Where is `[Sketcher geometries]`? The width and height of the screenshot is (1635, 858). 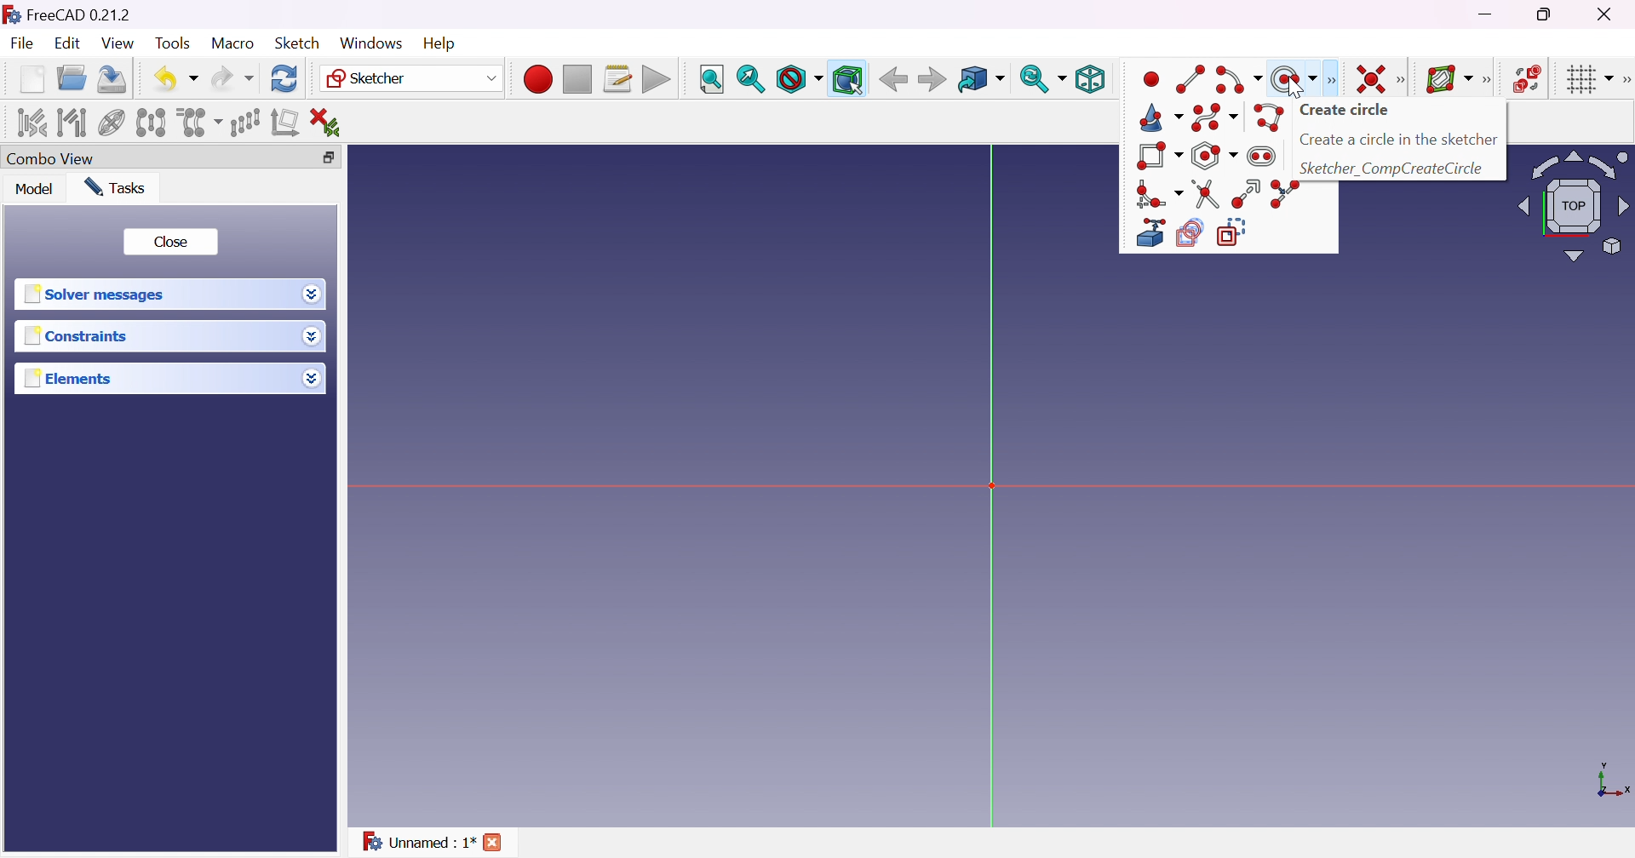 [Sketcher geometries] is located at coordinates (1335, 80).